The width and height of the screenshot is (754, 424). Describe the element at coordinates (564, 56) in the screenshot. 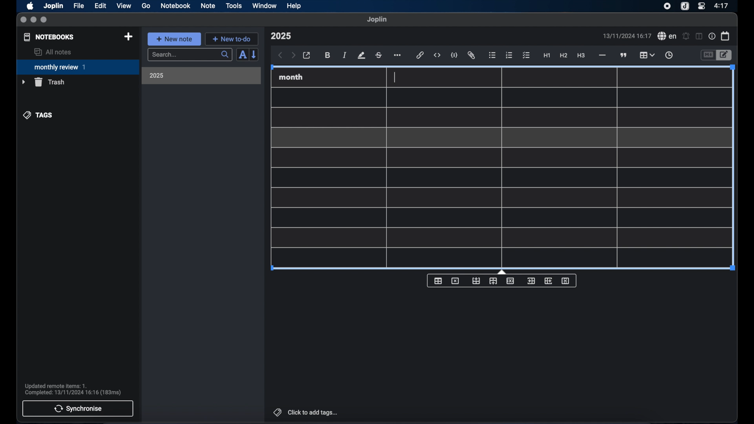

I see `heading 2` at that location.